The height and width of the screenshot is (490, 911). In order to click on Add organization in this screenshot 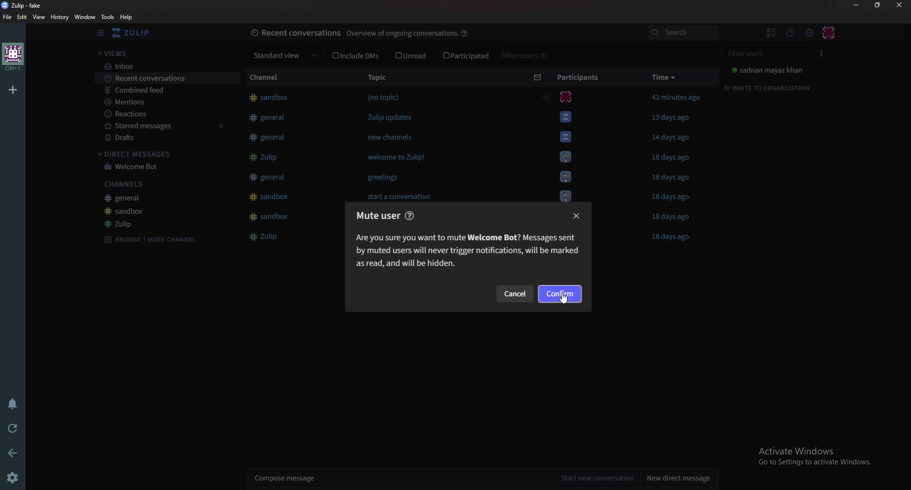, I will do `click(12, 89)`.